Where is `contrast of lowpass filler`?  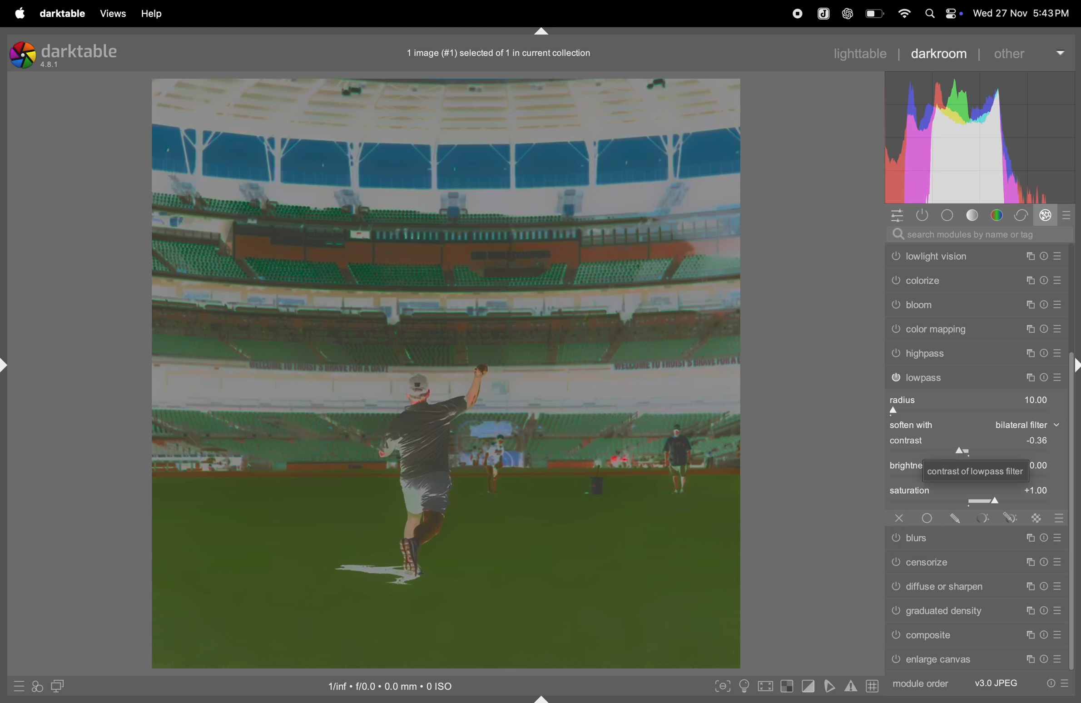
contrast of lowpass filler is located at coordinates (973, 470).